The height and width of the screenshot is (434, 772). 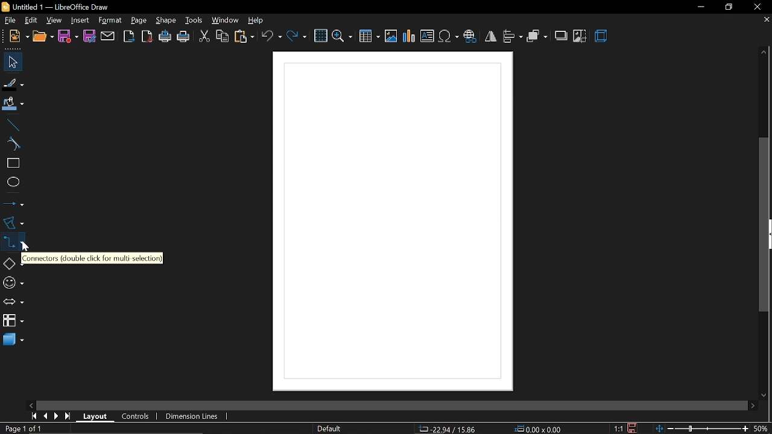 What do you see at coordinates (33, 417) in the screenshot?
I see `go to first page` at bounding box center [33, 417].